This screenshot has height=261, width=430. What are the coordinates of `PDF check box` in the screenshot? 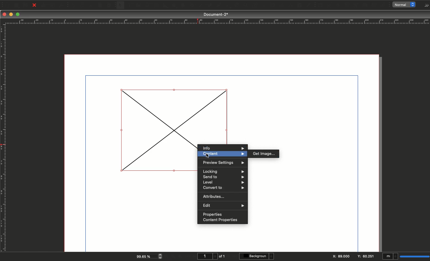 It's located at (329, 5).